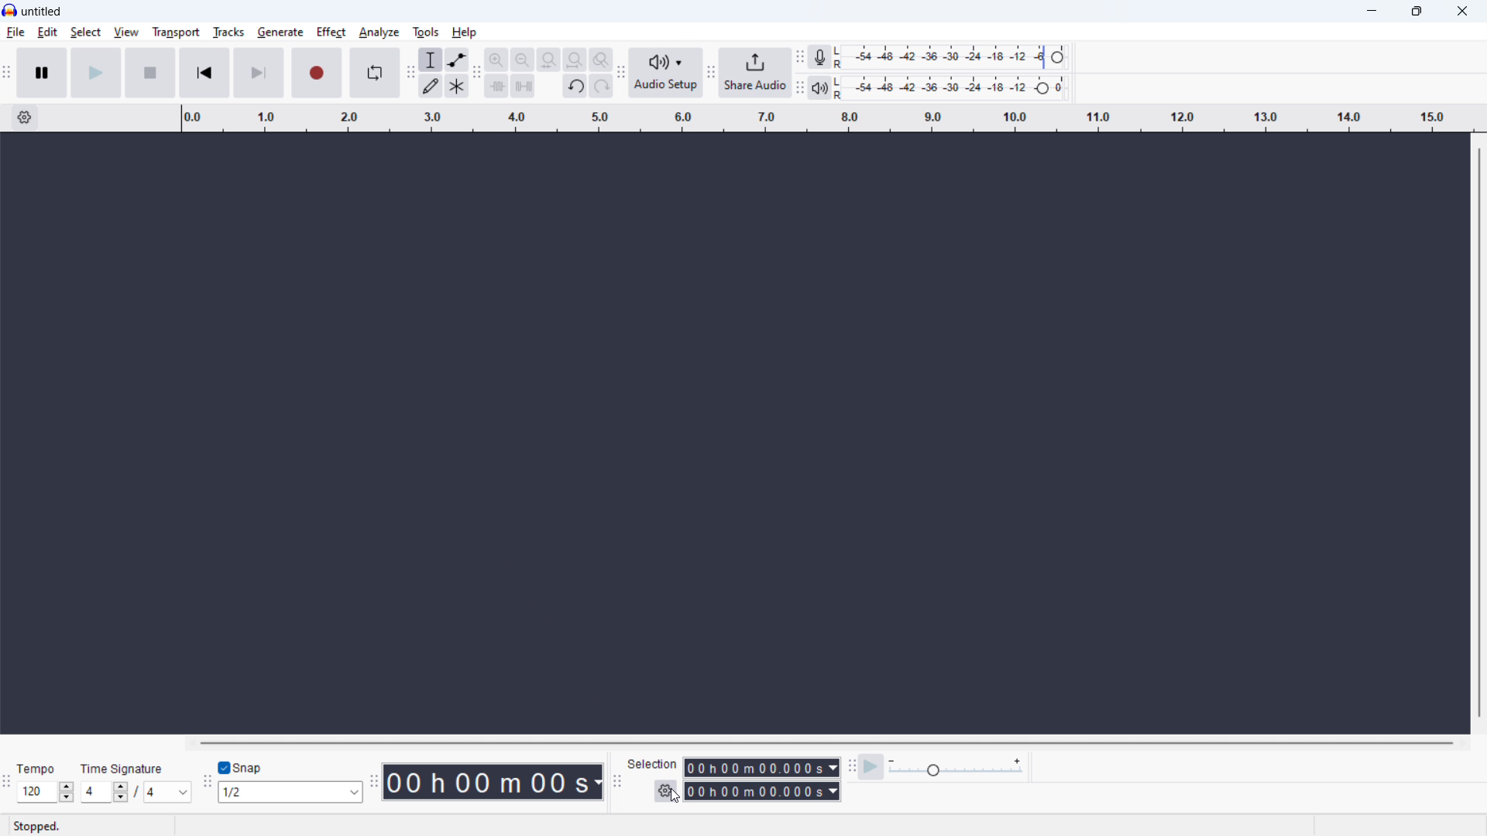 This screenshot has height=836, width=1487. What do you see at coordinates (205, 72) in the screenshot?
I see `skip to start` at bounding box center [205, 72].